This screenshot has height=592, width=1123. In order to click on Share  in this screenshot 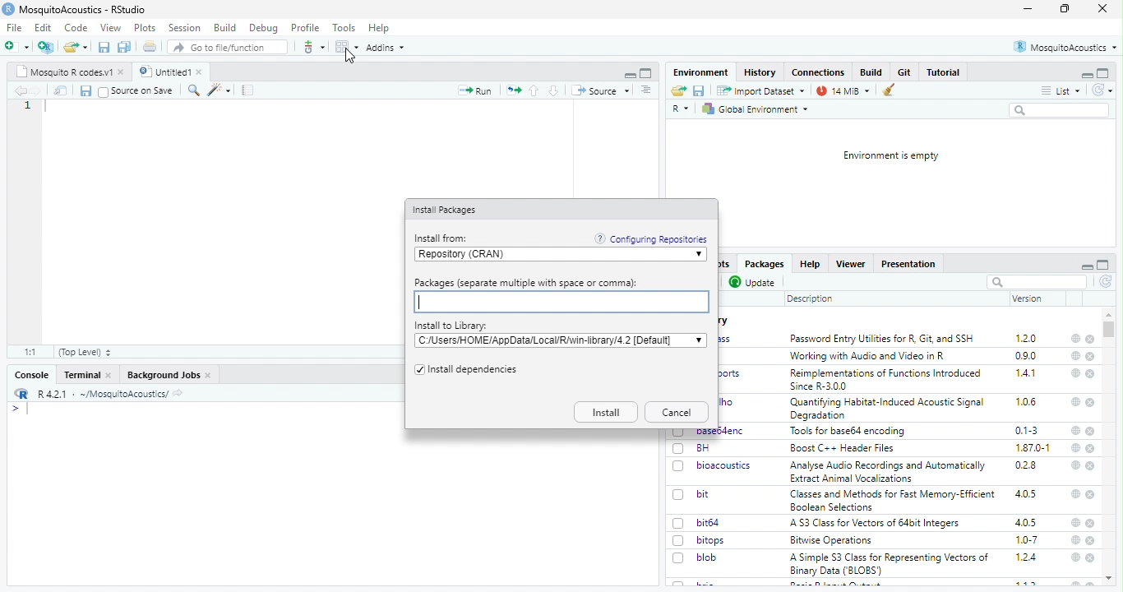, I will do `click(61, 90)`.